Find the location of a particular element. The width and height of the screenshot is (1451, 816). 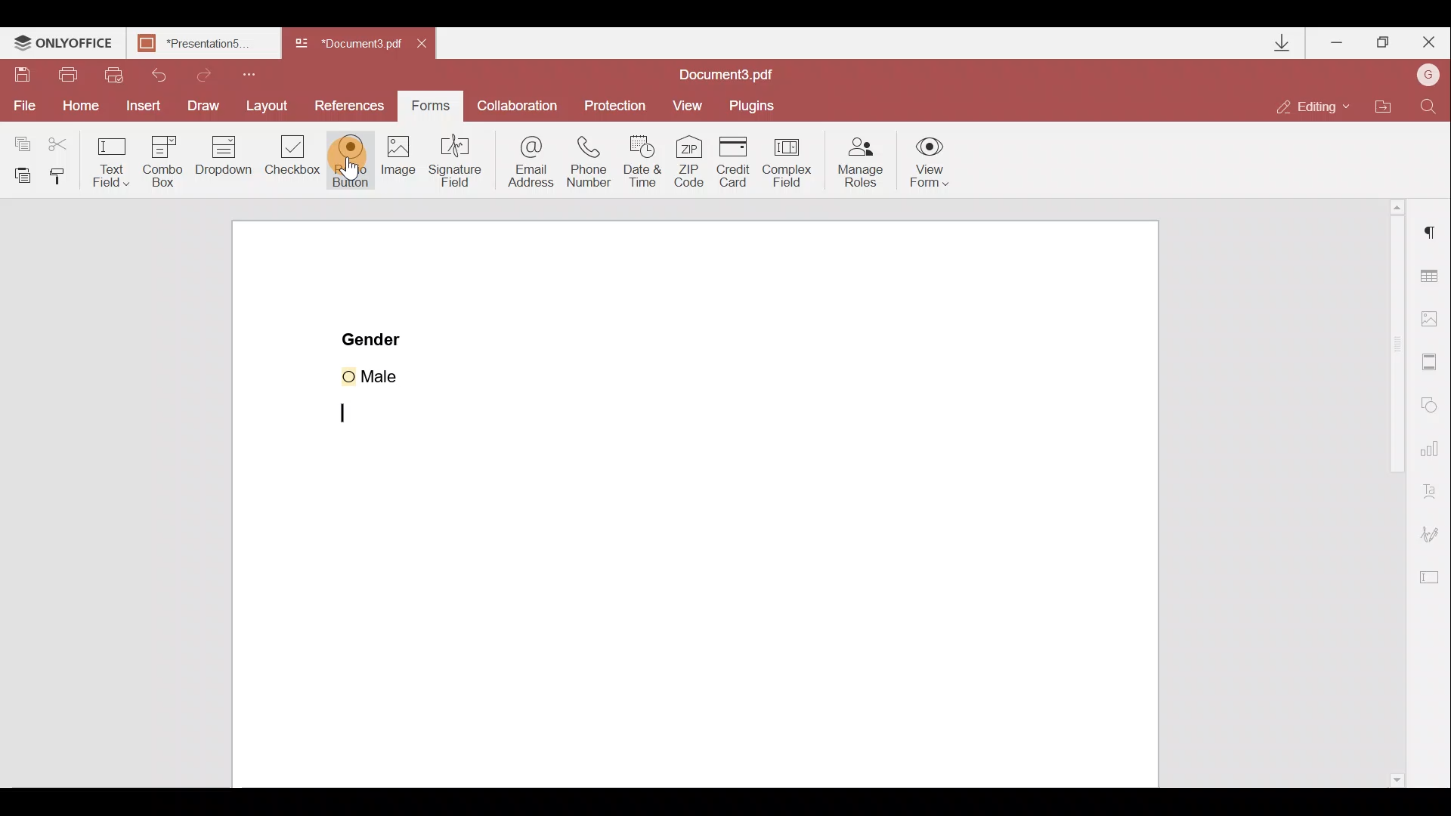

Male is located at coordinates (391, 374).